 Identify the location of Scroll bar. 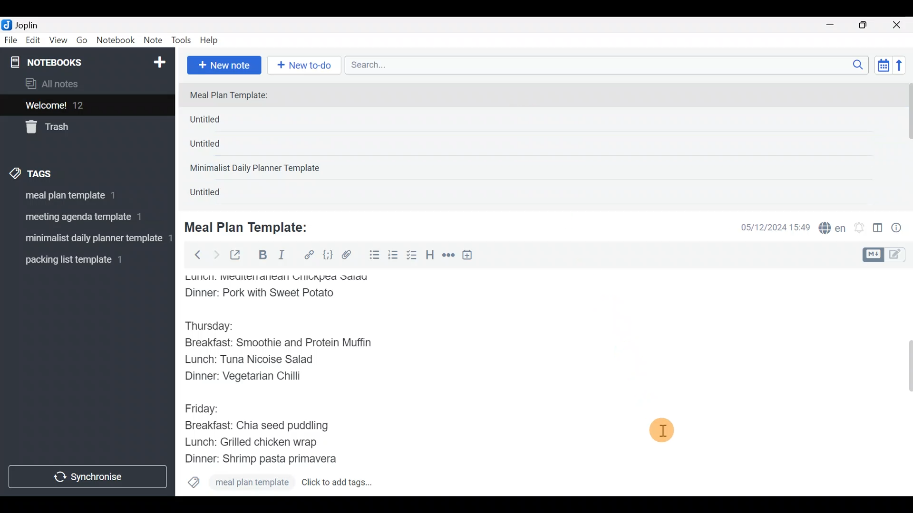
(903, 382).